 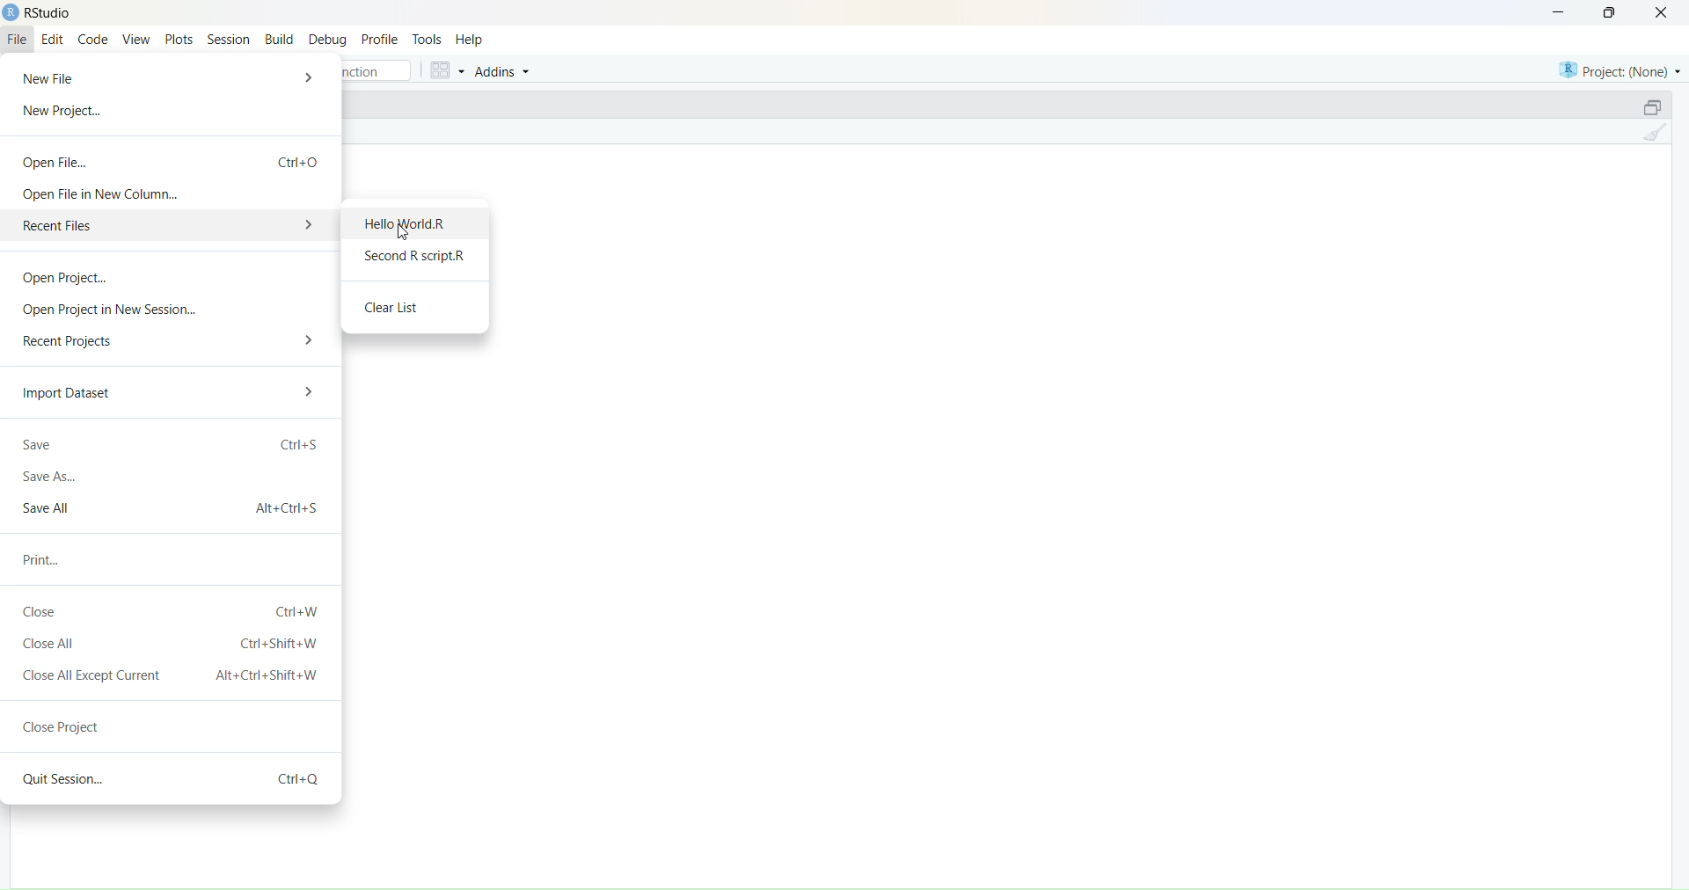 What do you see at coordinates (1662, 14) in the screenshot?
I see `Close` at bounding box center [1662, 14].